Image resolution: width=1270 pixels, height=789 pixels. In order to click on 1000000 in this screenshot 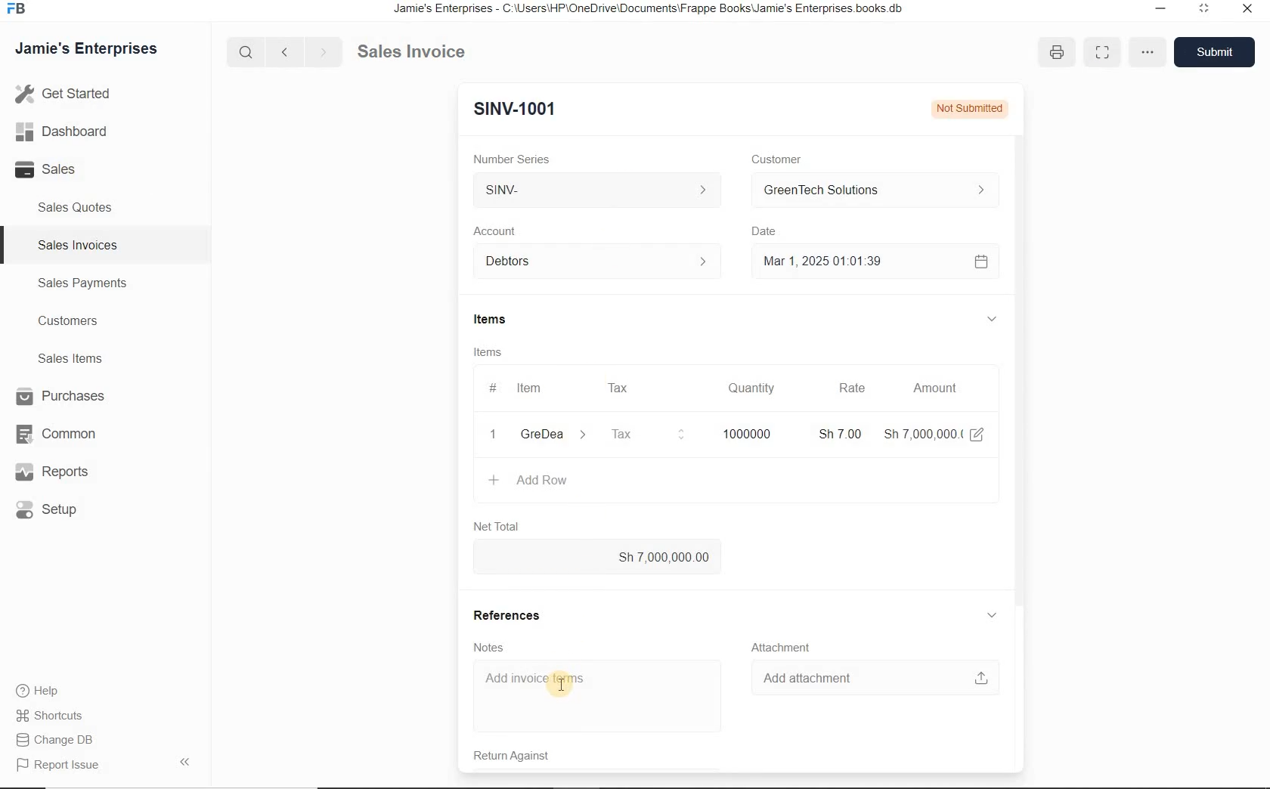, I will do `click(745, 433)`.